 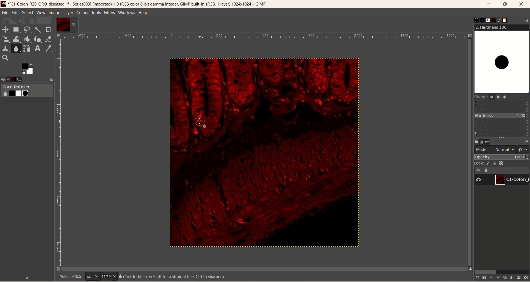 I want to click on crop tool, so click(x=49, y=30).